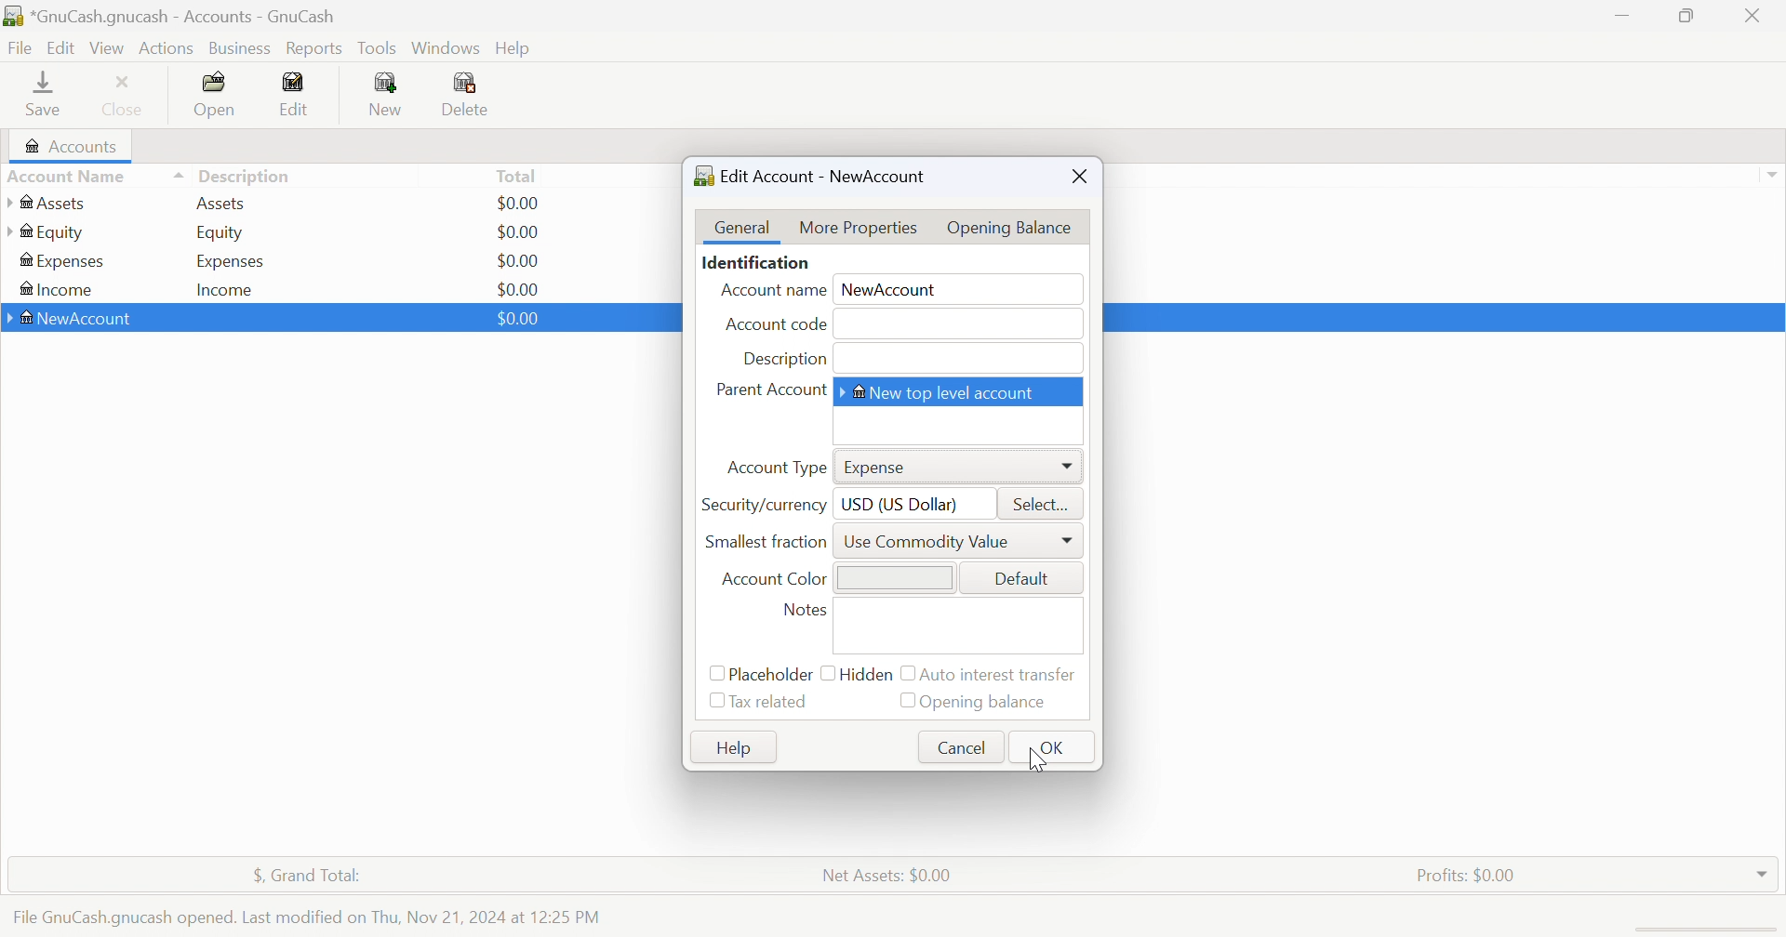 The height and width of the screenshot is (937, 1786). Describe the element at coordinates (517, 261) in the screenshot. I see `$0.00` at that location.